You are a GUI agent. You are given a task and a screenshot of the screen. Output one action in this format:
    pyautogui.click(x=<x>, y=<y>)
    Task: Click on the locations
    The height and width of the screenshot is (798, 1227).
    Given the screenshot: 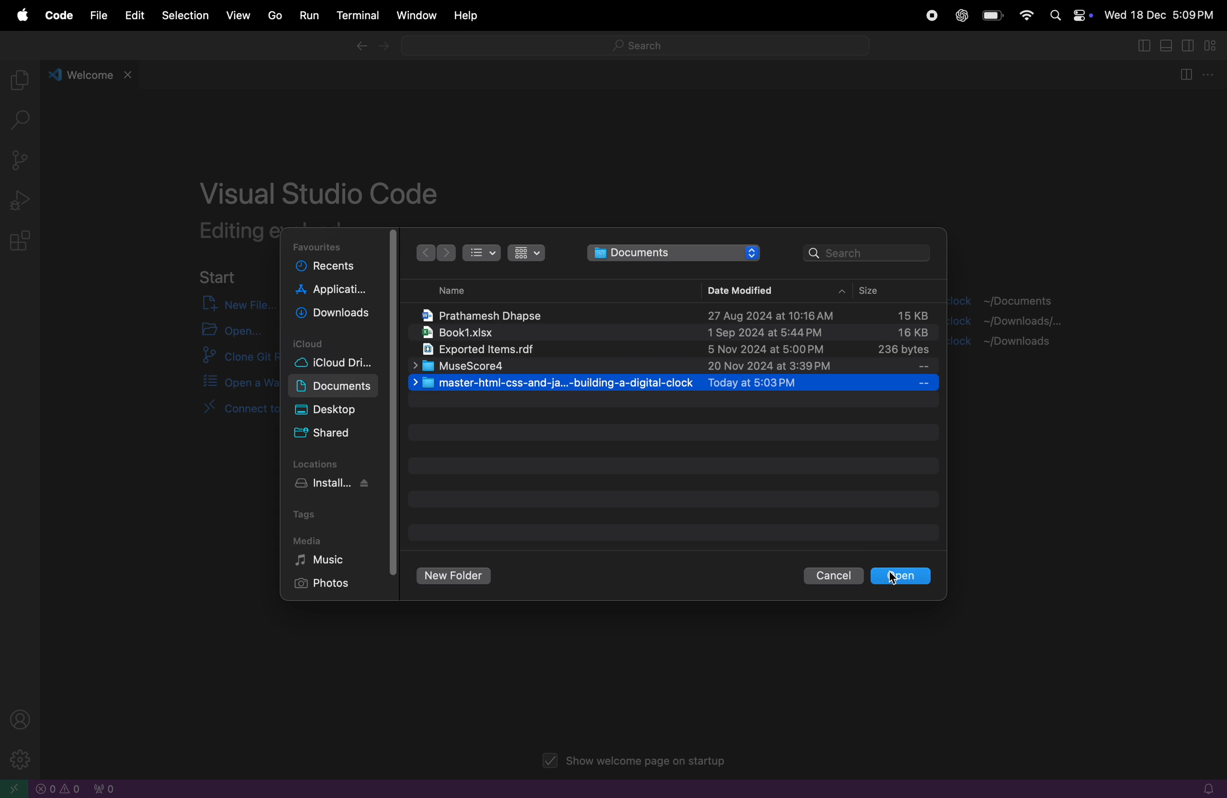 What is the action you would take?
    pyautogui.click(x=322, y=463)
    